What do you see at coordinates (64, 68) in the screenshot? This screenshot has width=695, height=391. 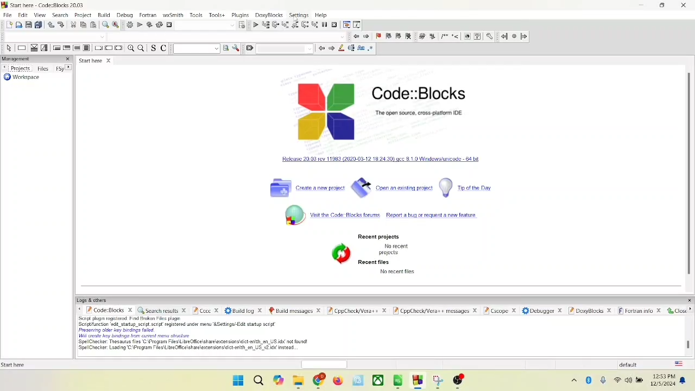 I see `Fsy` at bounding box center [64, 68].